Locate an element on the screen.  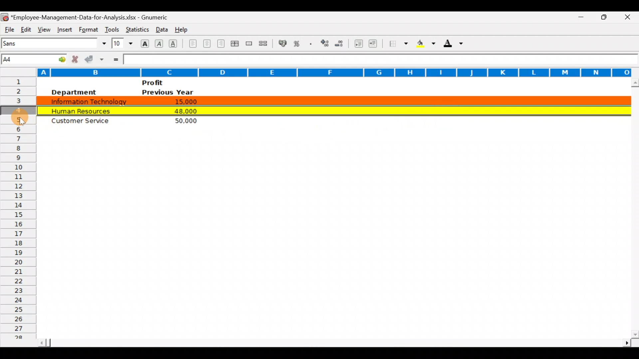
Decrease decimals is located at coordinates (342, 43).